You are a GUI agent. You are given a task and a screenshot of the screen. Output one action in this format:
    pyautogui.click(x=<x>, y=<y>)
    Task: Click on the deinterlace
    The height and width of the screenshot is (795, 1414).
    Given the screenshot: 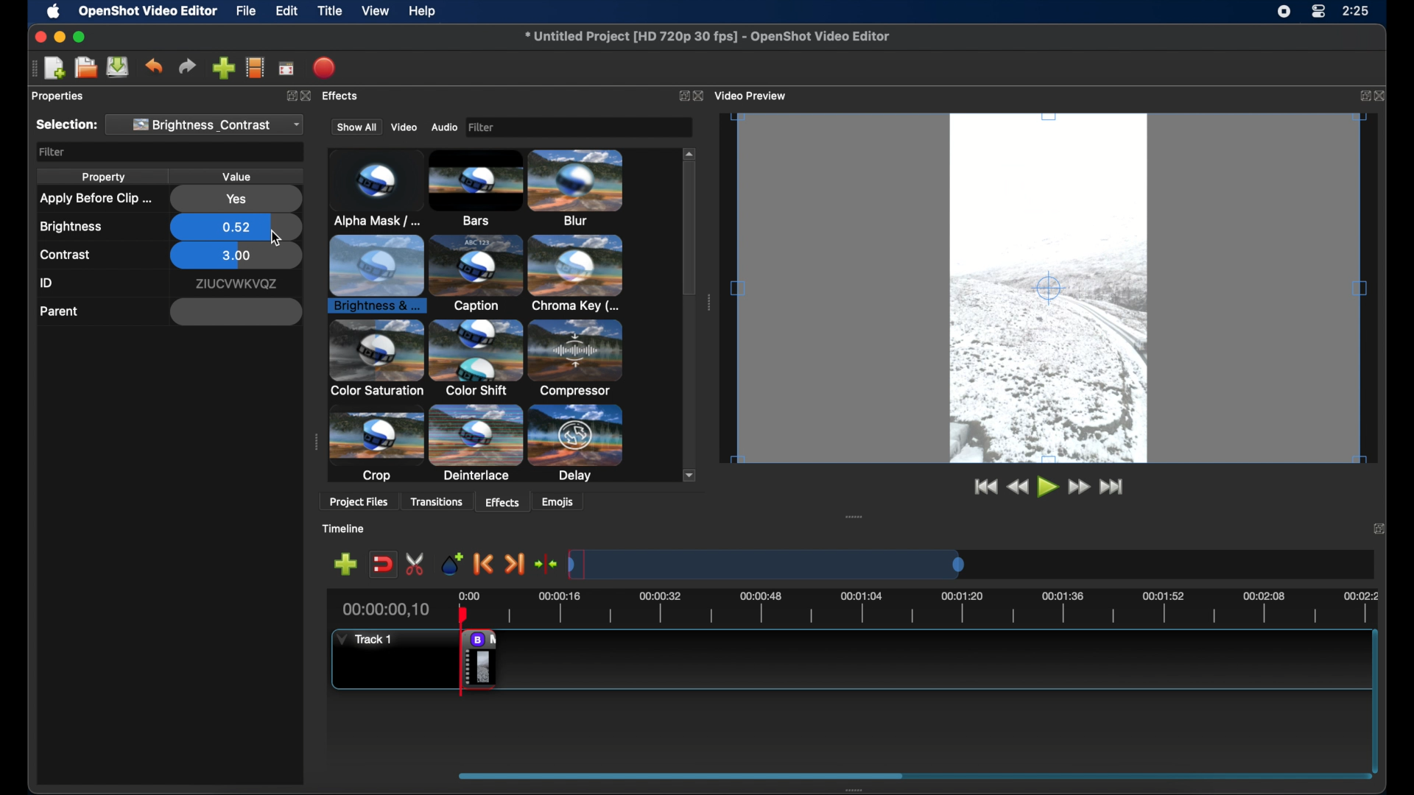 What is the action you would take?
    pyautogui.click(x=476, y=358)
    